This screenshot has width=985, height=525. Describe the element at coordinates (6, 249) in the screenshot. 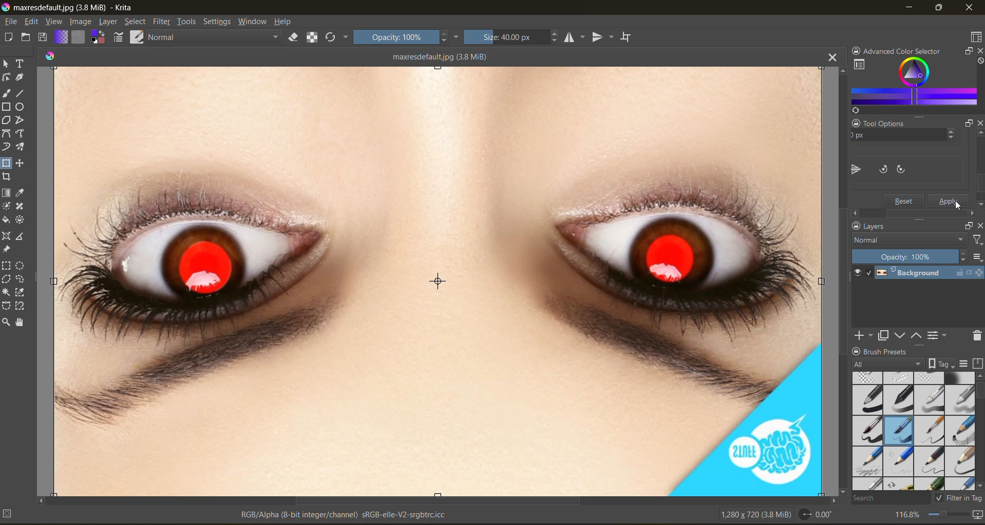

I see `tool` at that location.